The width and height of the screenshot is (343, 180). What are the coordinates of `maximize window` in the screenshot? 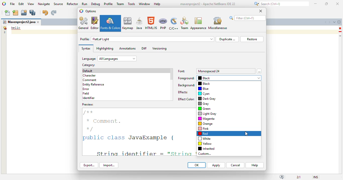 It's located at (339, 22).